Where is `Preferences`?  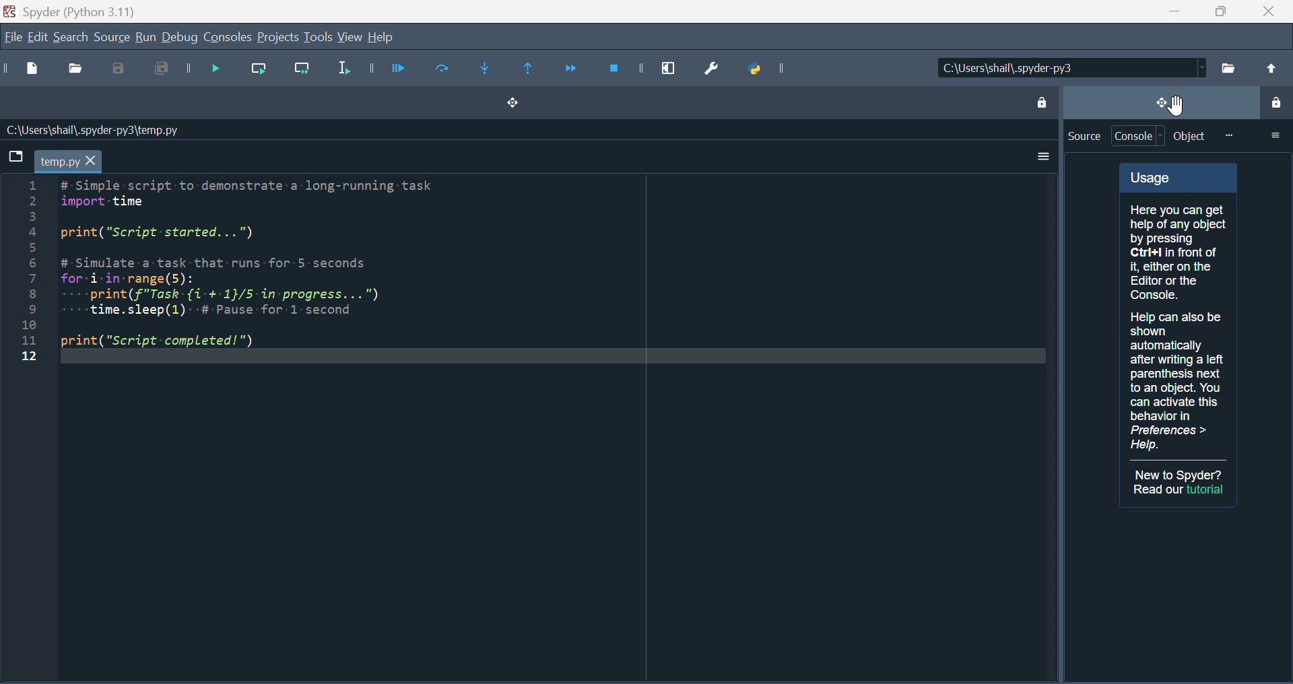
Preferences is located at coordinates (717, 67).